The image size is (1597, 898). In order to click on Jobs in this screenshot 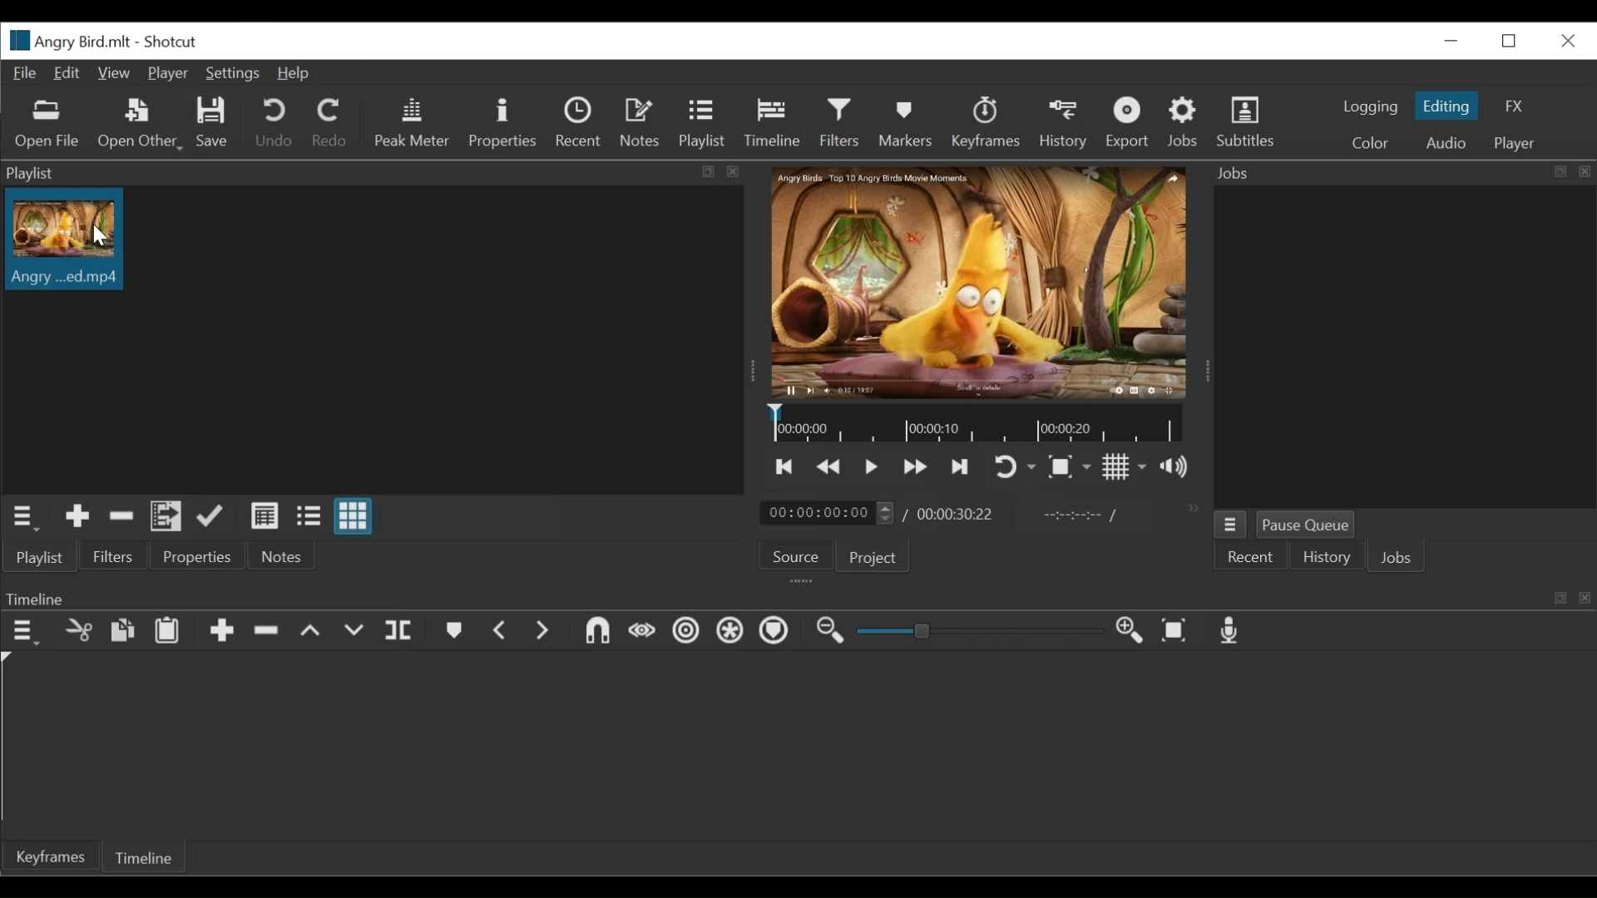, I will do `click(1182, 122)`.